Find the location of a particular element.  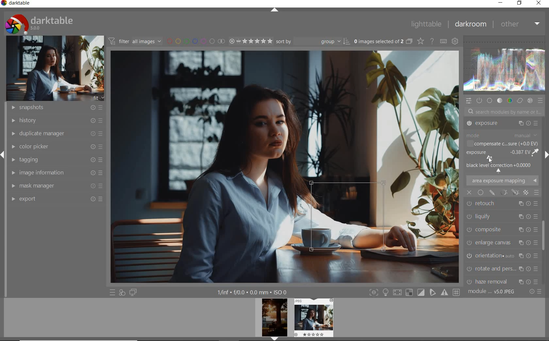

EFFECT is located at coordinates (530, 101).